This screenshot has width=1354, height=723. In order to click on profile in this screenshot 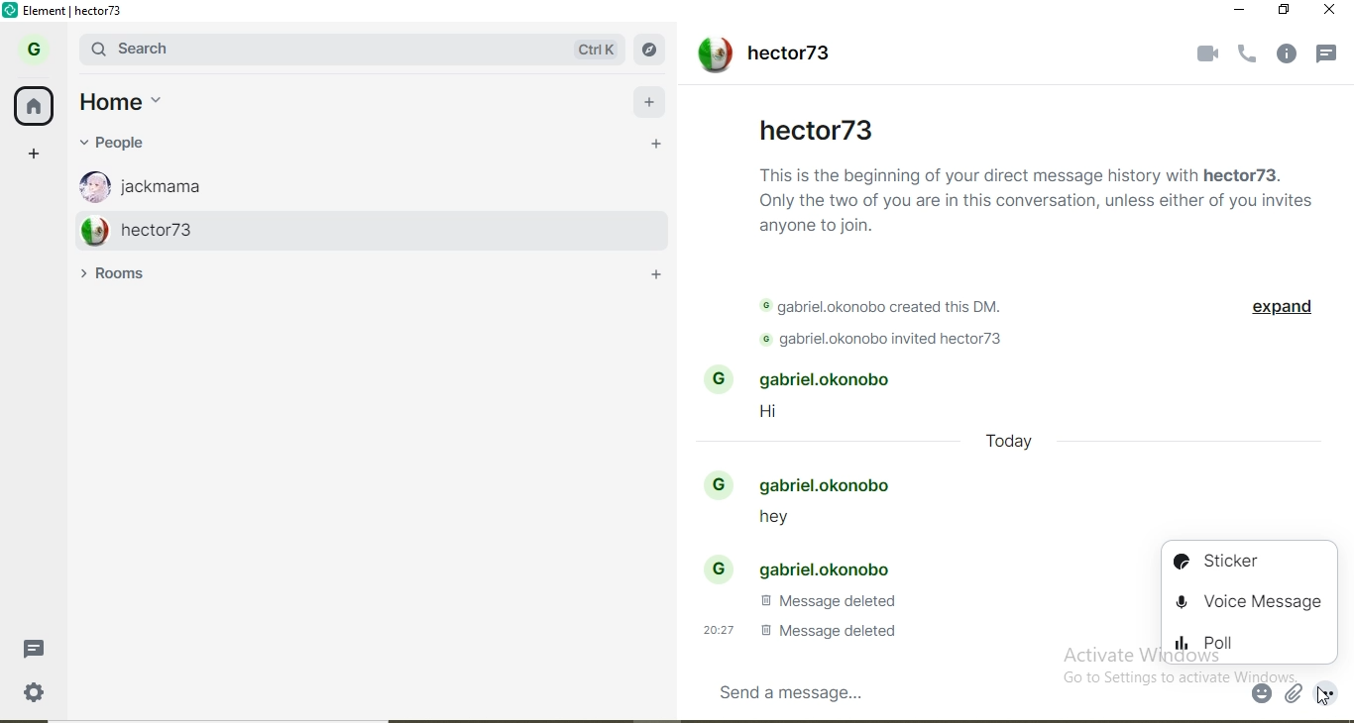, I will do `click(39, 47)`.